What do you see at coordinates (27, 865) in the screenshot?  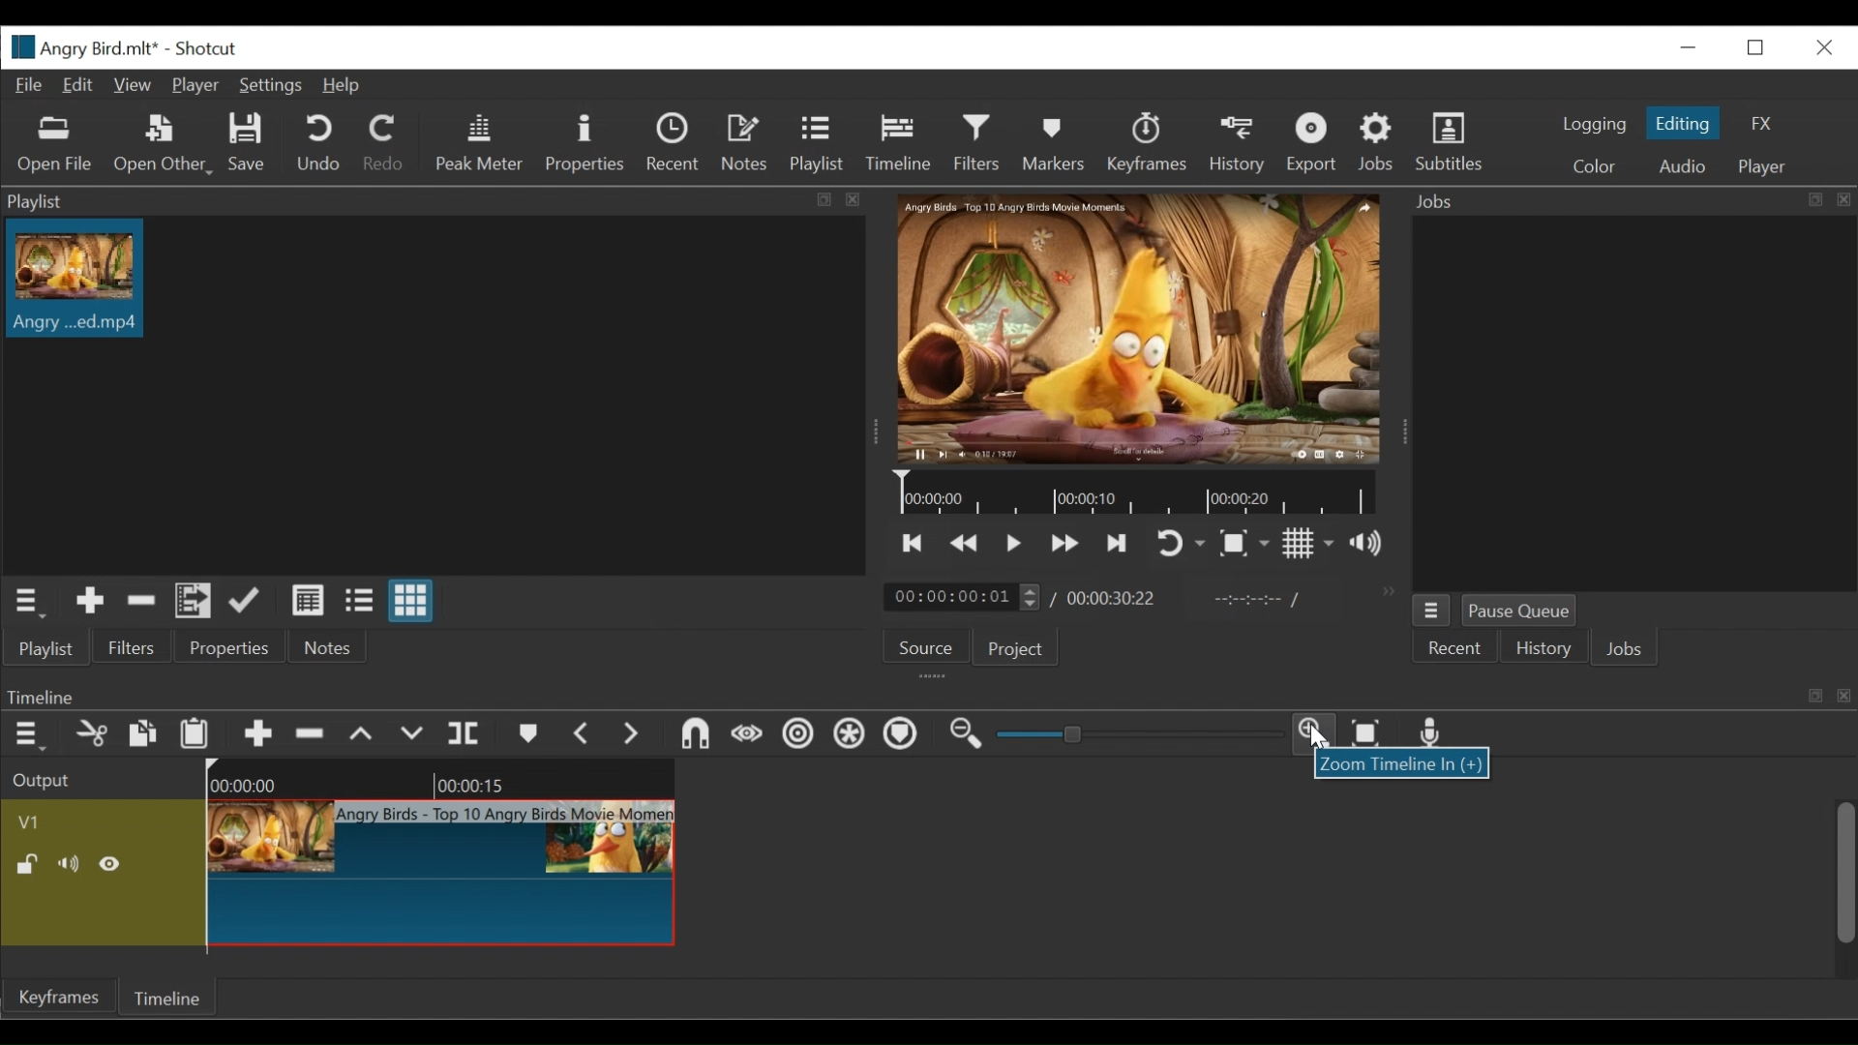 I see `(un)lock track` at bounding box center [27, 865].